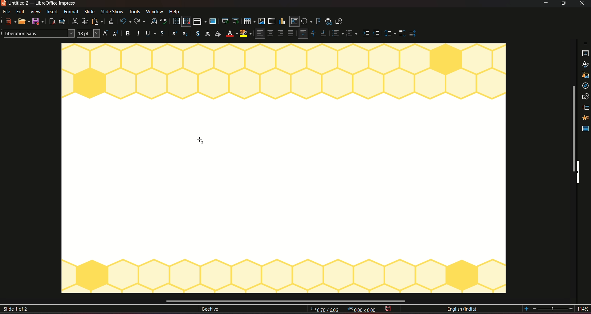  Describe the element at coordinates (107, 33) in the screenshot. I see `size increase` at that location.